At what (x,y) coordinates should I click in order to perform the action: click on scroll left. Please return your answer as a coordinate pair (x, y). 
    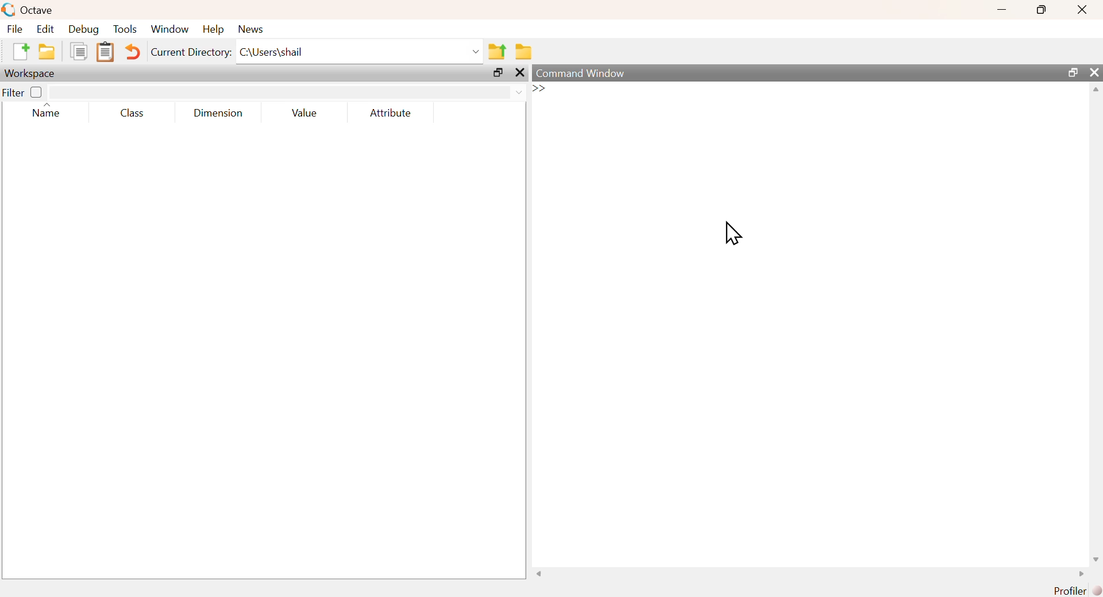
    Looking at the image, I should click on (541, 575).